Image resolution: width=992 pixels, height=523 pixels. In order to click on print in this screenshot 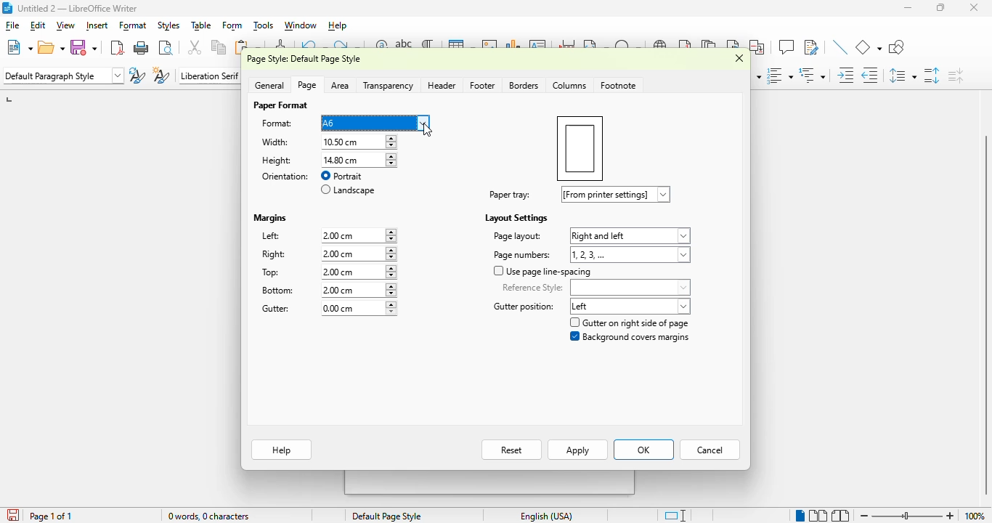, I will do `click(142, 48)`.